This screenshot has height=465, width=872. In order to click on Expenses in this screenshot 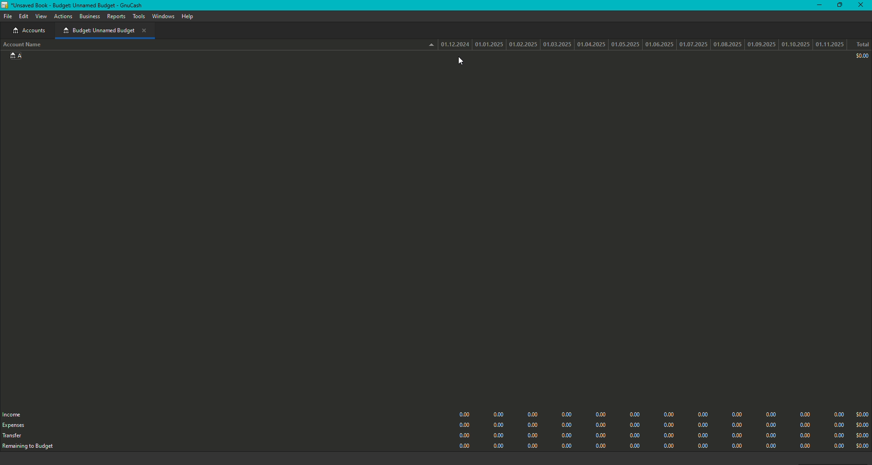, I will do `click(14, 425)`.